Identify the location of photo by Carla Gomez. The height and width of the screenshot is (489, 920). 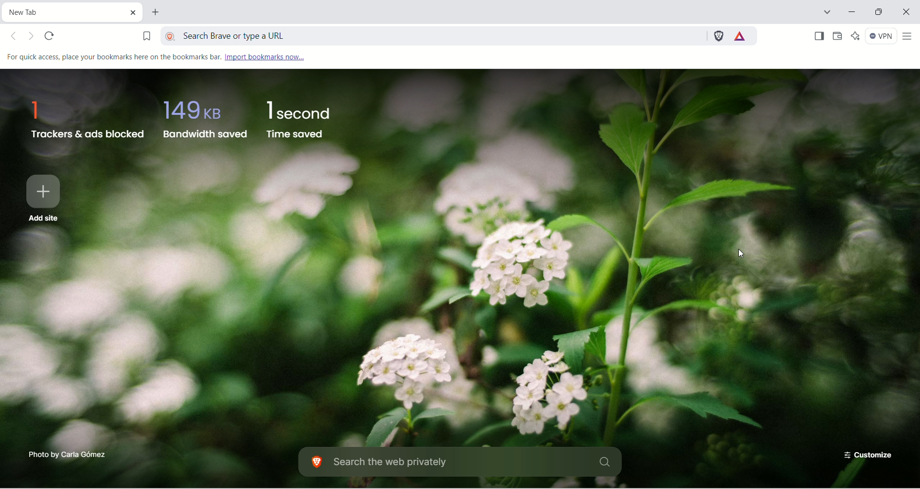
(62, 456).